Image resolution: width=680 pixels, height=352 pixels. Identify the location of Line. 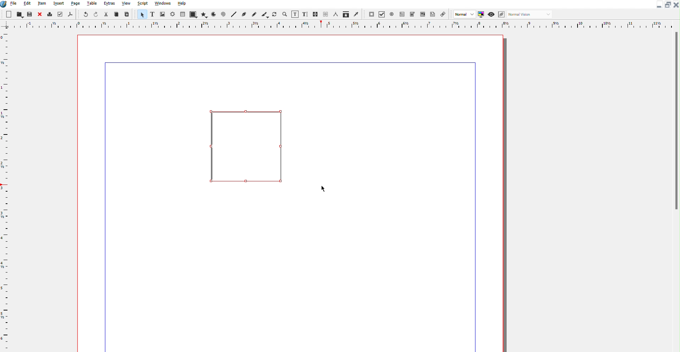
(234, 14).